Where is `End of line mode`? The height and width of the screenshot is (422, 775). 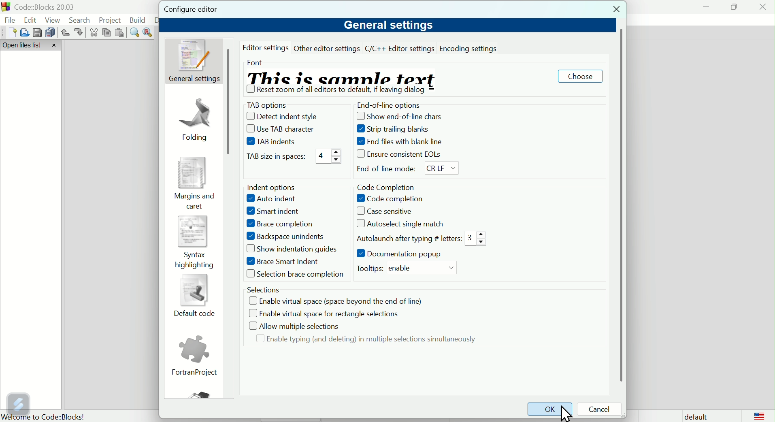
End of line mode is located at coordinates (407, 170).